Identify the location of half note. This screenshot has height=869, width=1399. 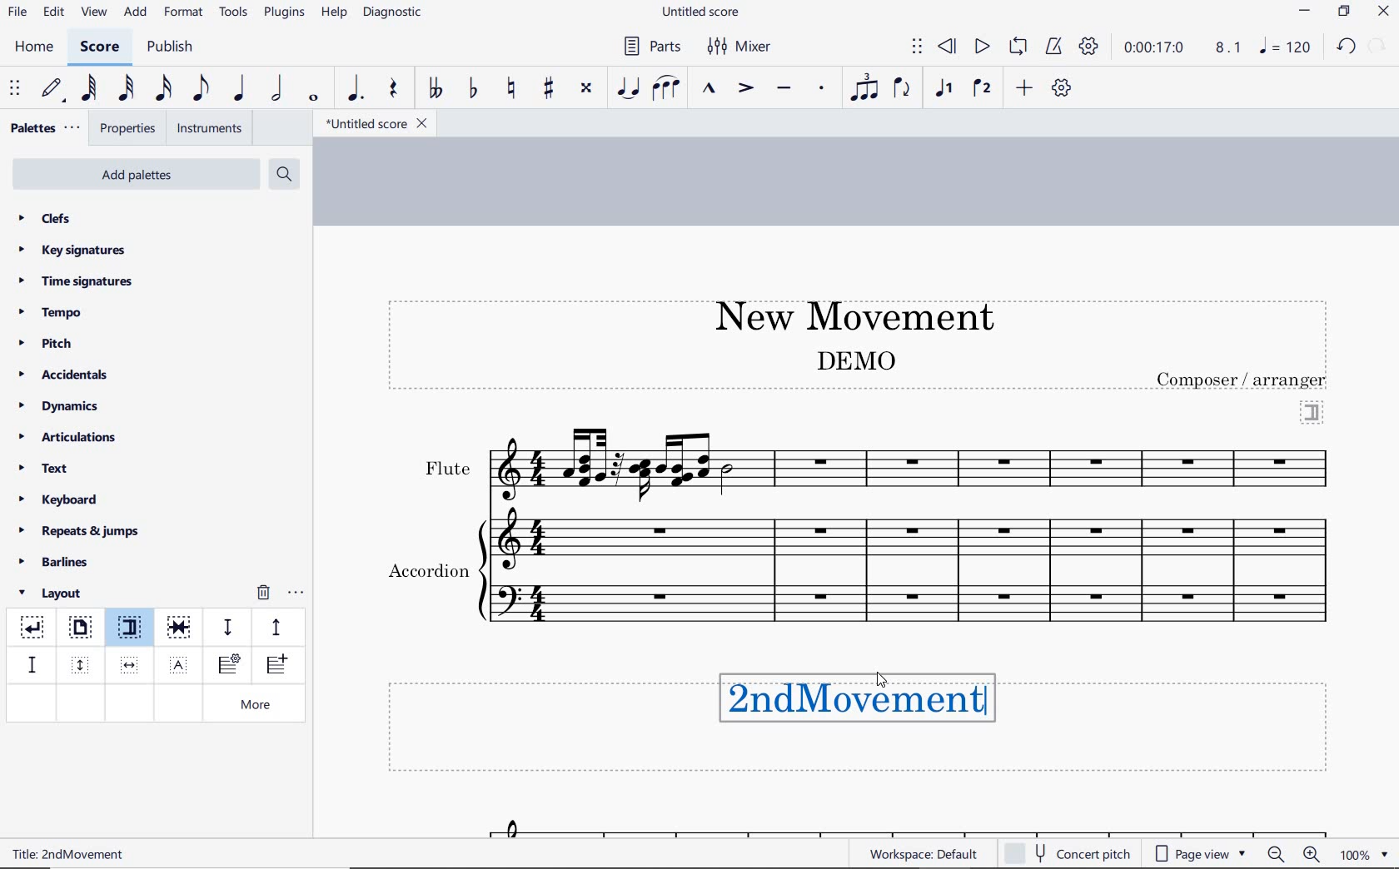
(276, 89).